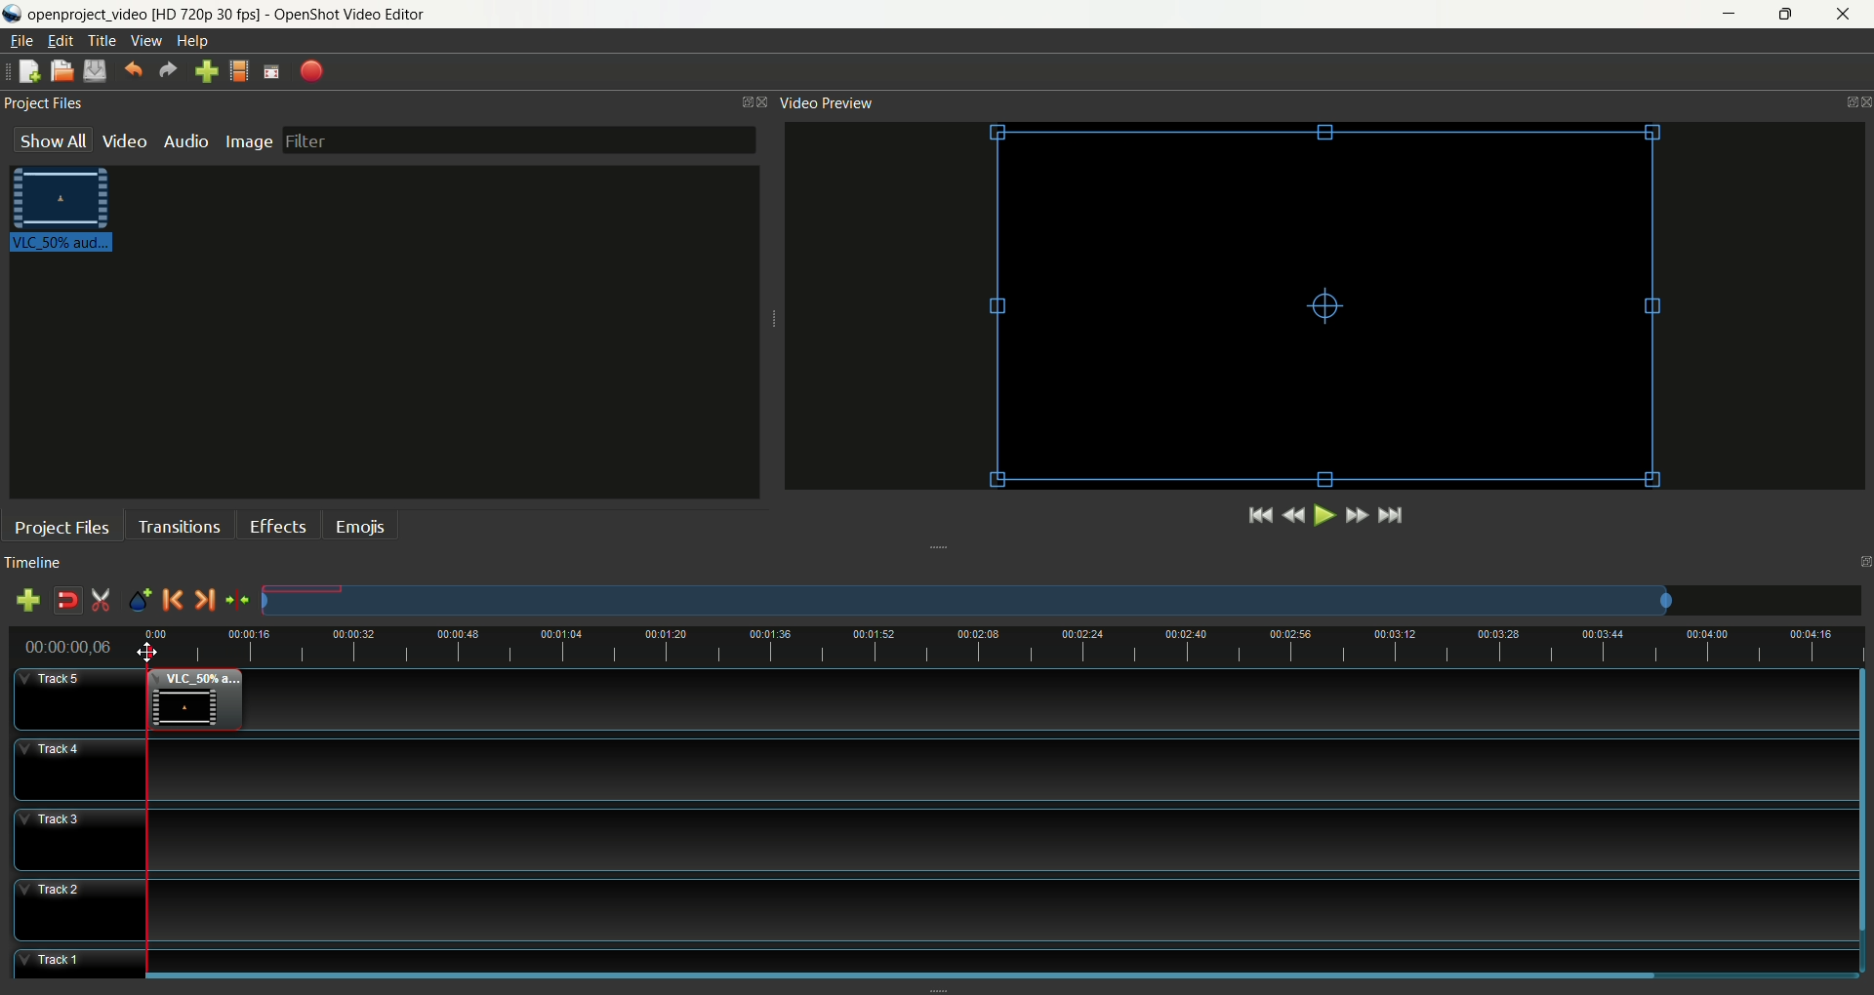 The image size is (1874, 995). I want to click on close, so click(1848, 16).